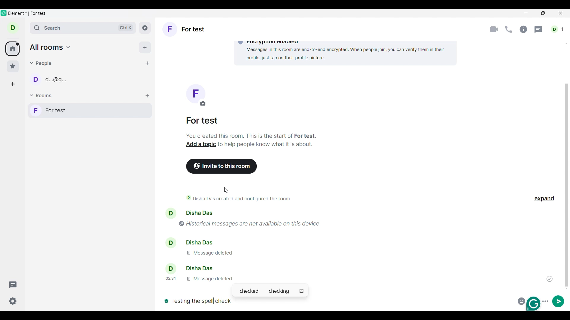  What do you see at coordinates (243, 199) in the screenshot?
I see `Disha Das created and configured the room.` at bounding box center [243, 199].